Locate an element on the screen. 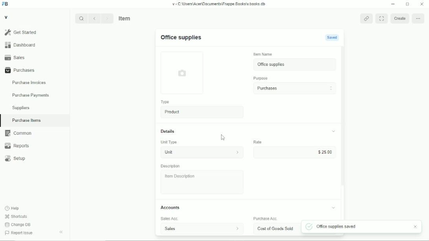  toggle sidebar is located at coordinates (62, 232).